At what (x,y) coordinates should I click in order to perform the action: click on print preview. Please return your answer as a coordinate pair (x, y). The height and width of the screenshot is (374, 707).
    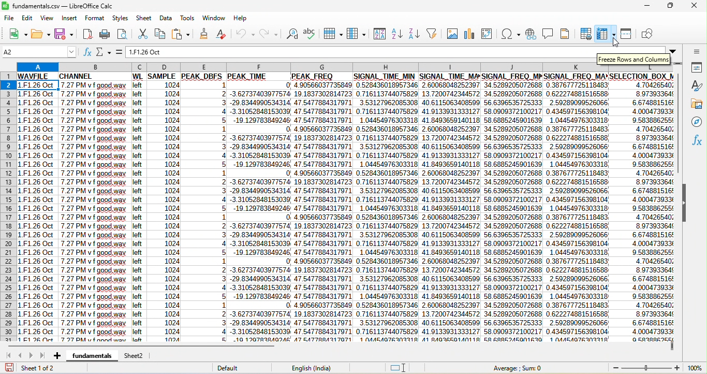
    Looking at the image, I should click on (123, 34).